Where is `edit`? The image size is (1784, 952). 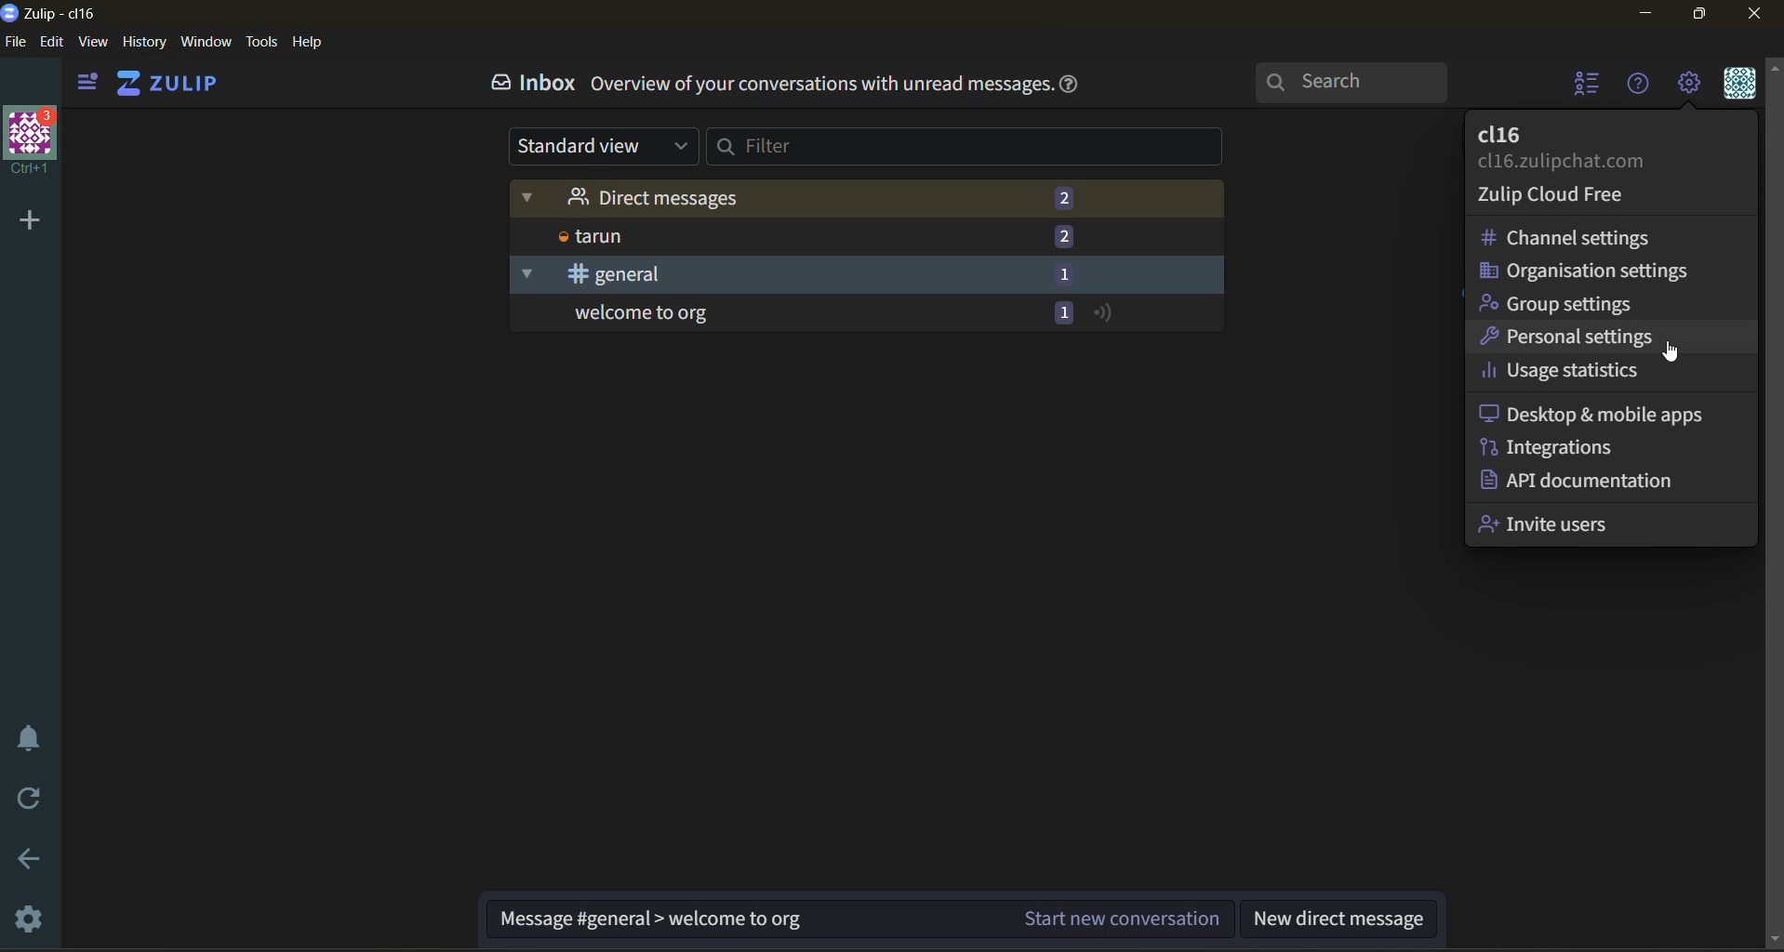 edit is located at coordinates (49, 41).